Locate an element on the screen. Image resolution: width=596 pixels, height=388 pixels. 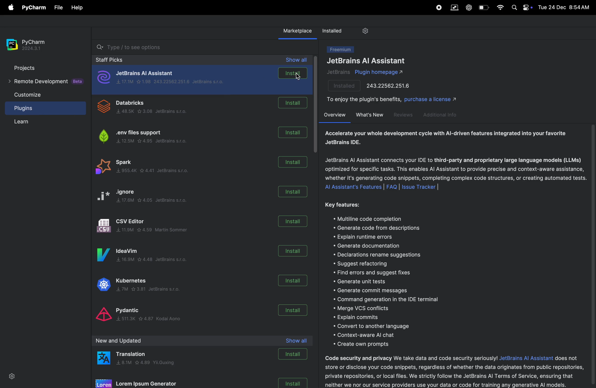
battery is located at coordinates (482, 7).